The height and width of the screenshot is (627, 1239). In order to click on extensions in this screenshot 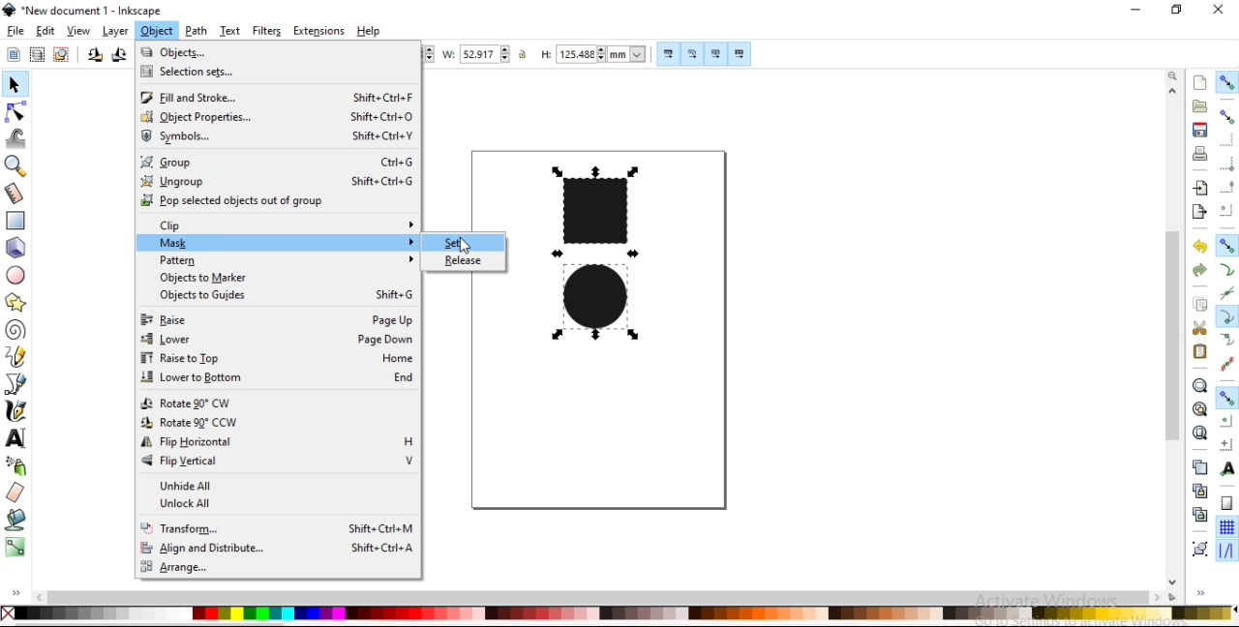, I will do `click(318, 32)`.